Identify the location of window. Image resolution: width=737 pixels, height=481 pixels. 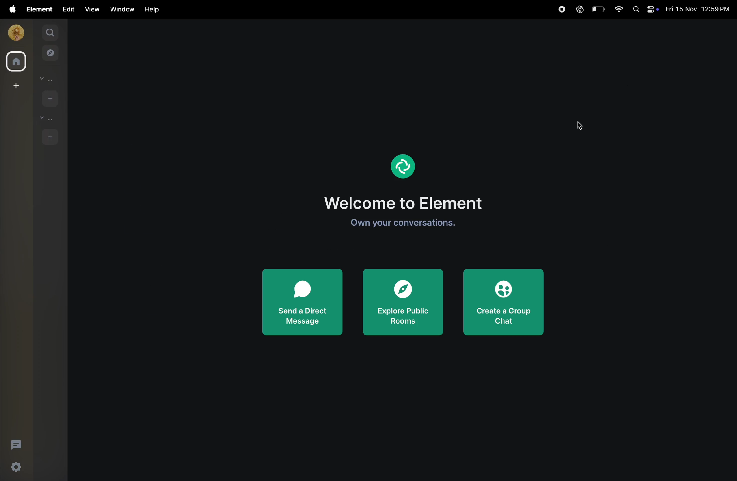
(121, 8).